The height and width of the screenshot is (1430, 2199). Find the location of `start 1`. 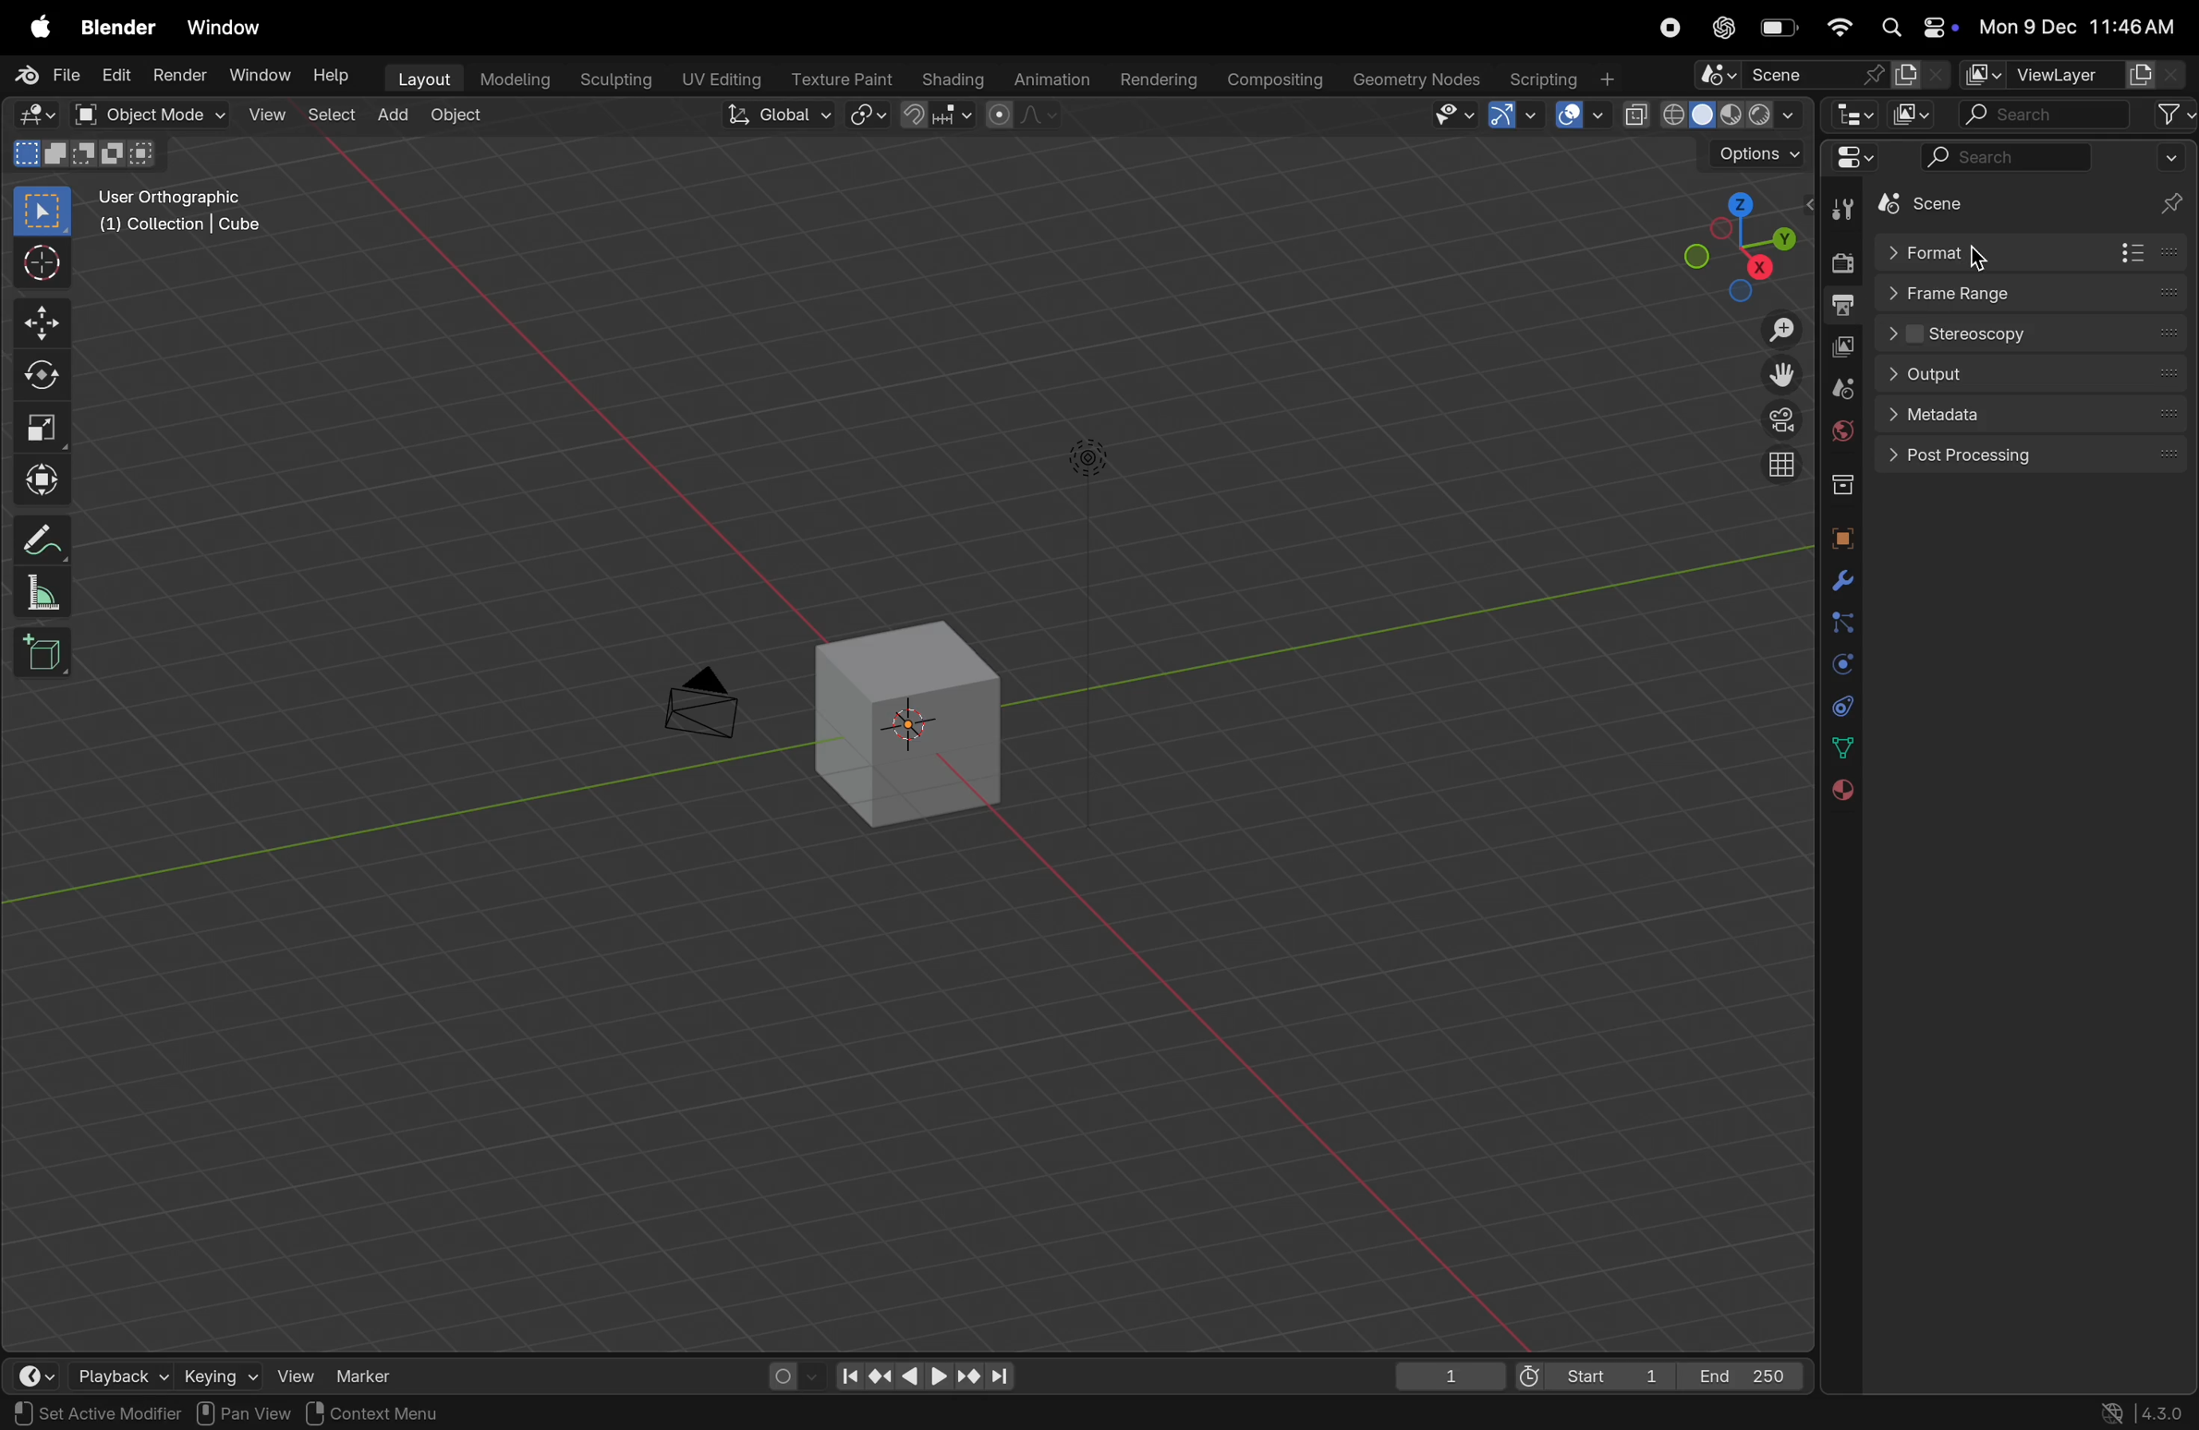

start 1 is located at coordinates (1591, 1374).